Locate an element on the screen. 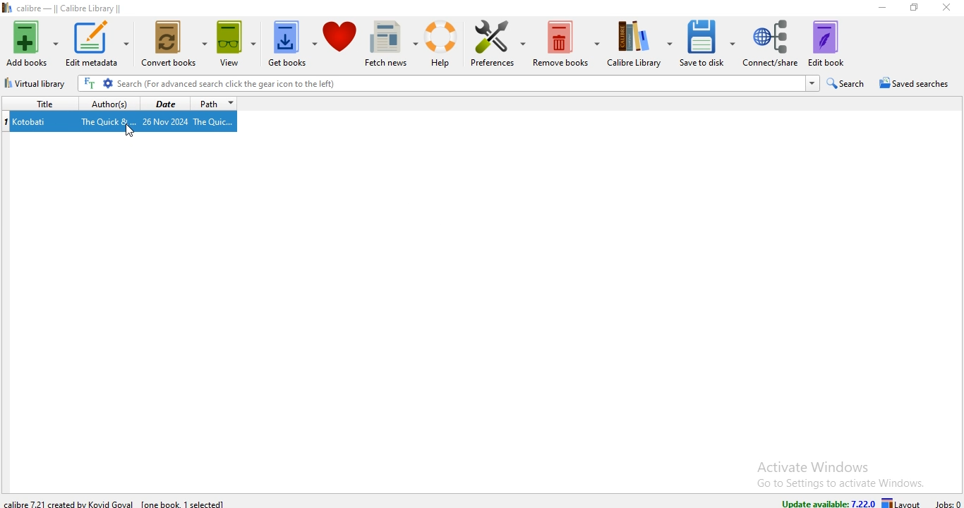 This screenshot has height=508, width=964. help is located at coordinates (440, 43).